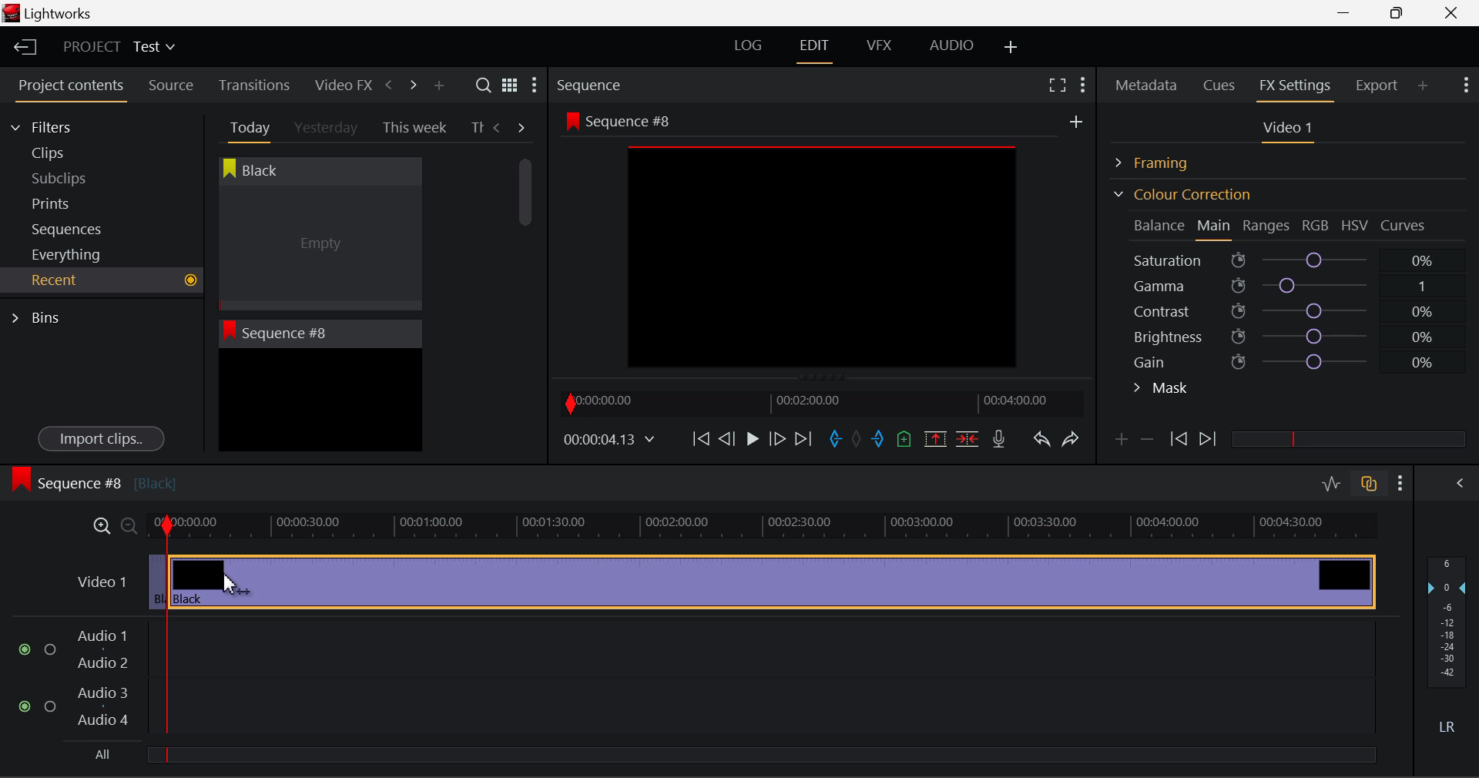 The width and height of the screenshot is (1479, 778). Describe the element at coordinates (533, 89) in the screenshot. I see `Show Settings` at that location.